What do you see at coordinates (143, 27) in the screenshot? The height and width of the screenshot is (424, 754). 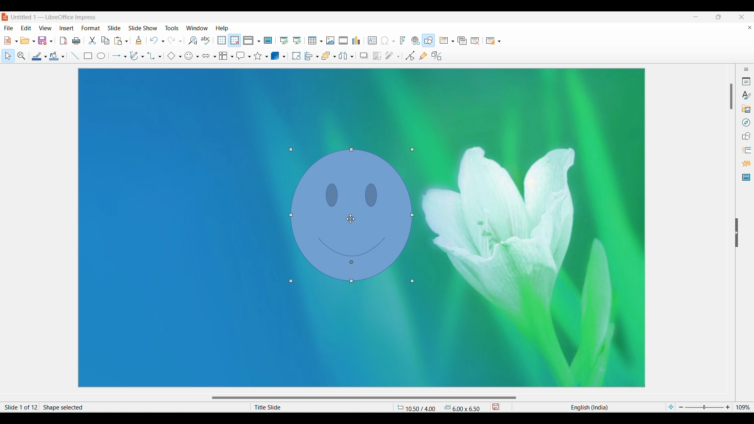 I see `Slide show` at bounding box center [143, 27].